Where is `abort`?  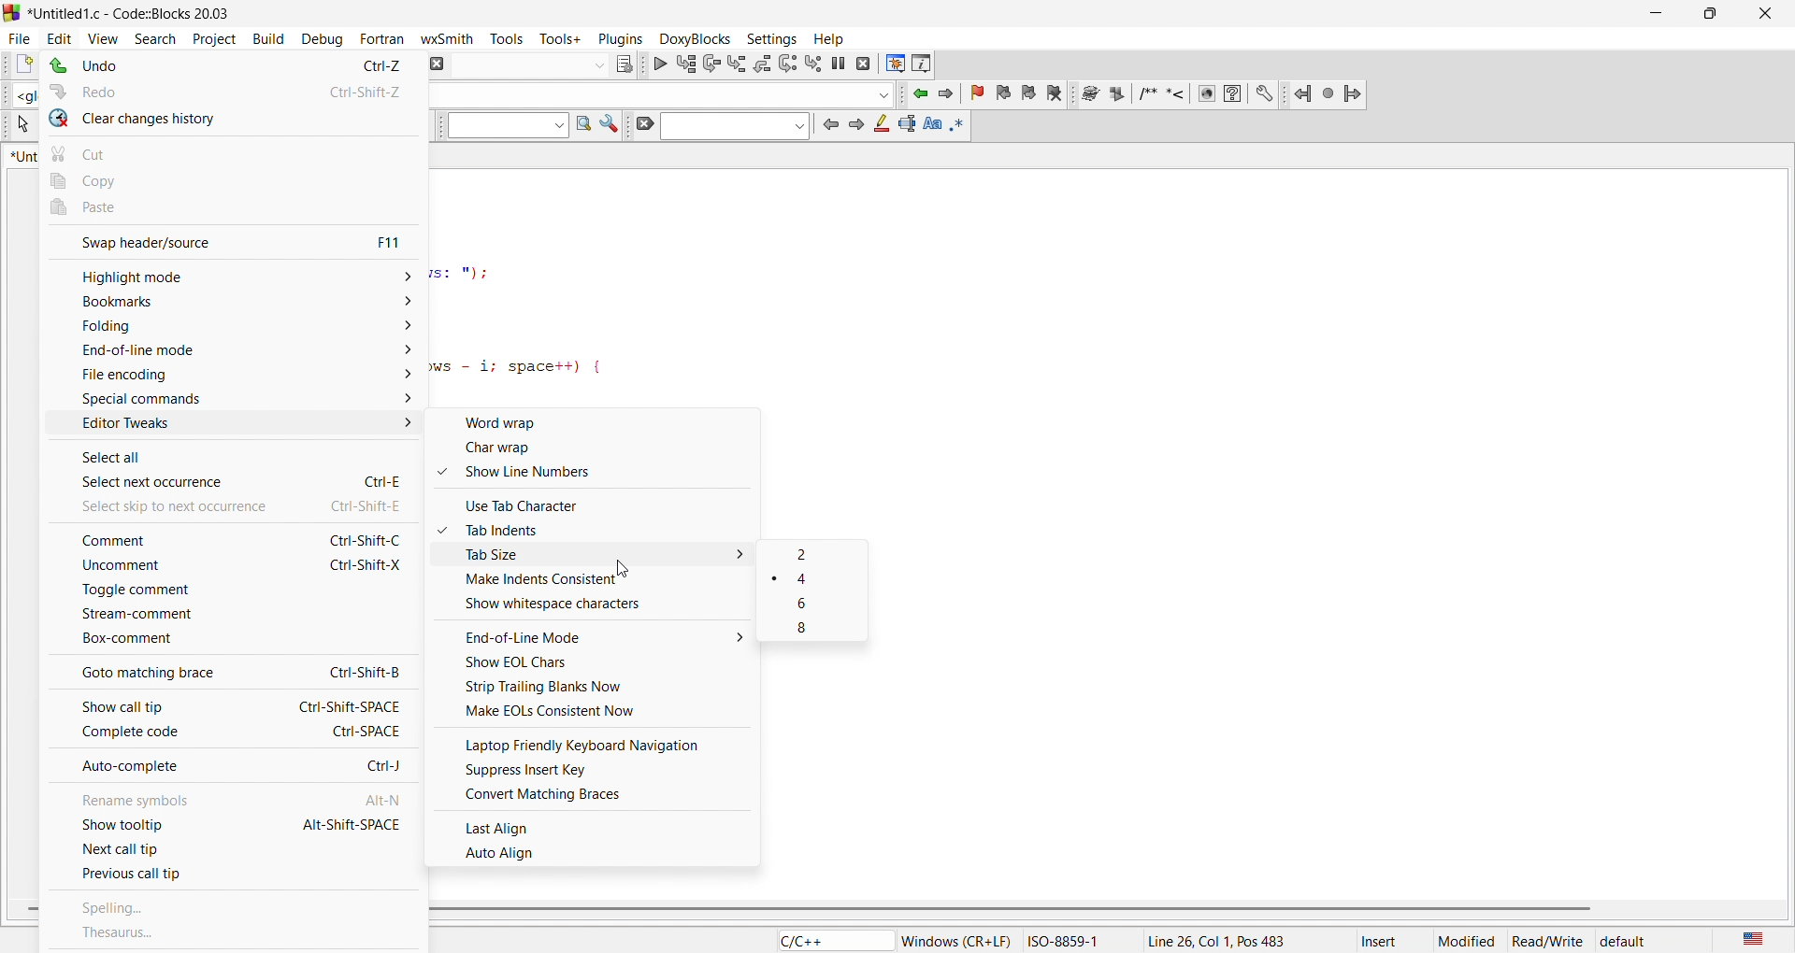 abort is located at coordinates (441, 63).